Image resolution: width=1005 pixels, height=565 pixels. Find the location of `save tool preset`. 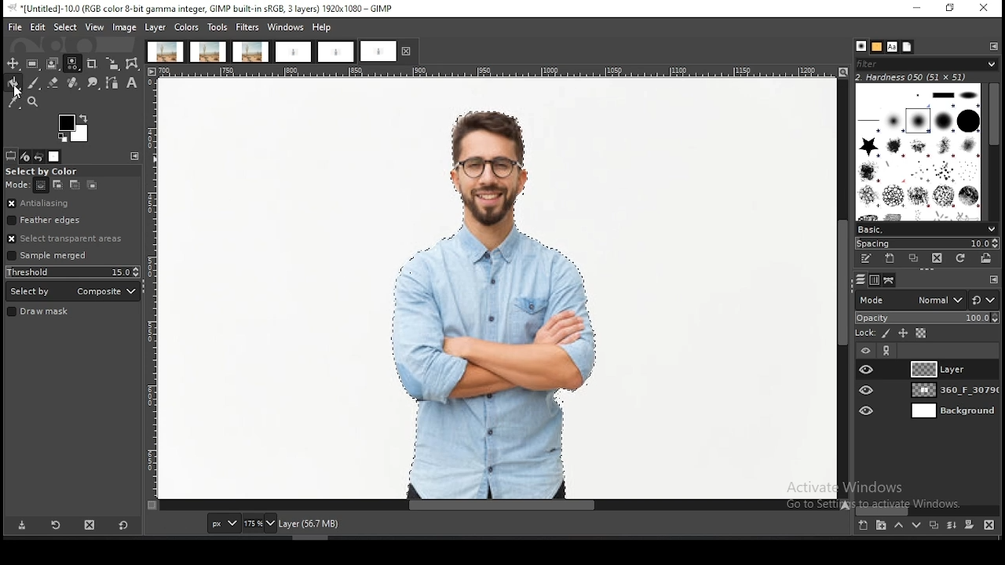

save tool preset is located at coordinates (21, 525).